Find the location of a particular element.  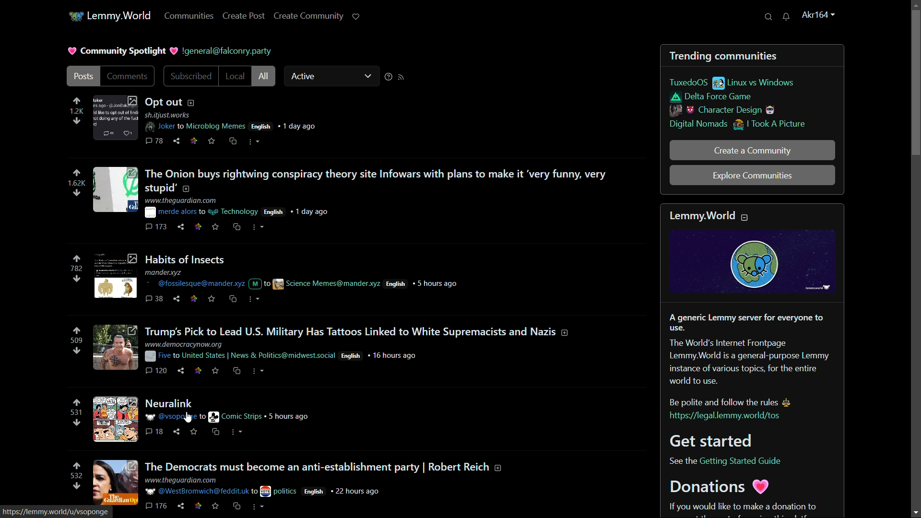

downvote is located at coordinates (77, 423).